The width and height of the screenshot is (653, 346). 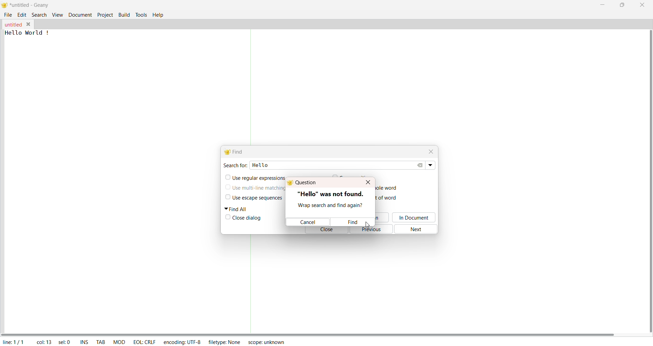 What do you see at coordinates (381, 218) in the screenshot?
I see `In Session` at bounding box center [381, 218].